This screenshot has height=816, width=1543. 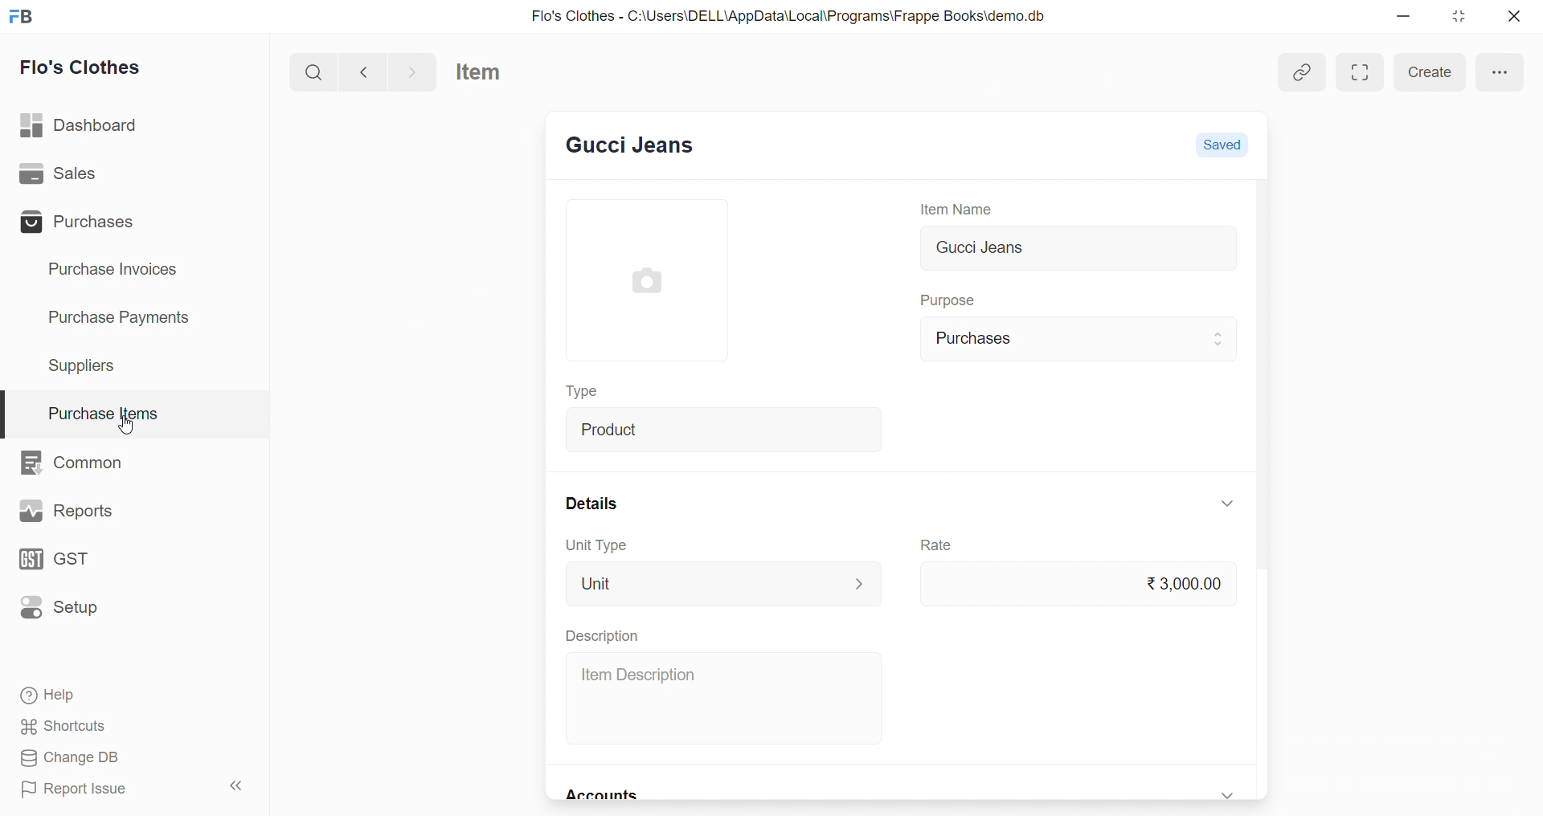 I want to click on GST, so click(x=76, y=561).